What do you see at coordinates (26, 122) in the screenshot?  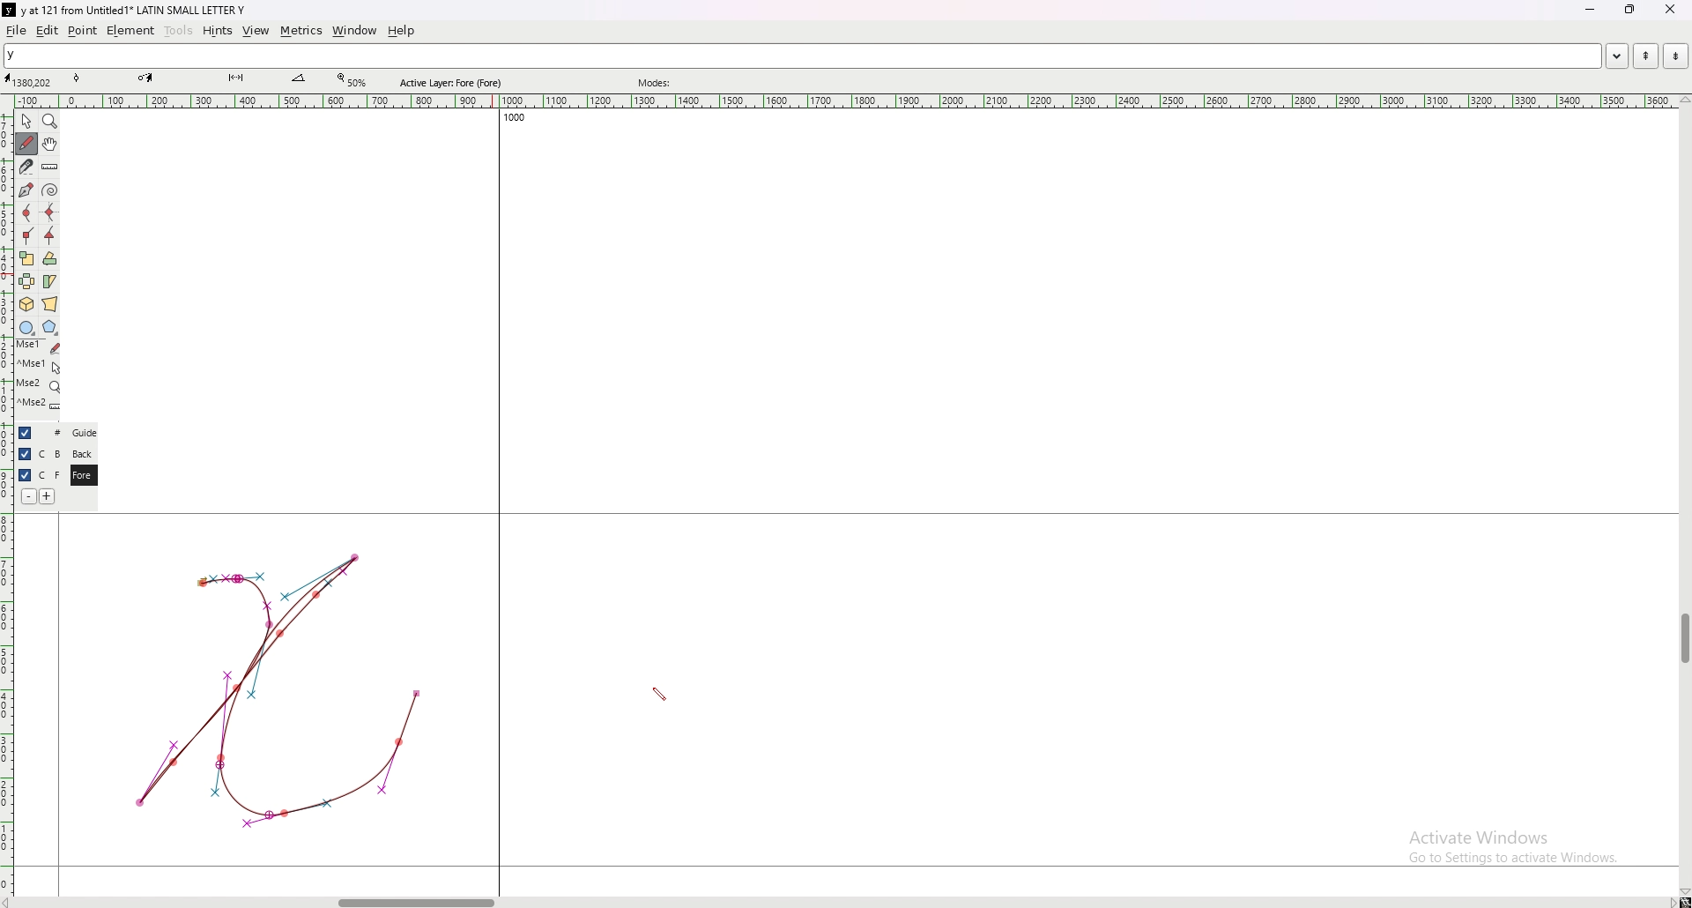 I see `pointer` at bounding box center [26, 122].